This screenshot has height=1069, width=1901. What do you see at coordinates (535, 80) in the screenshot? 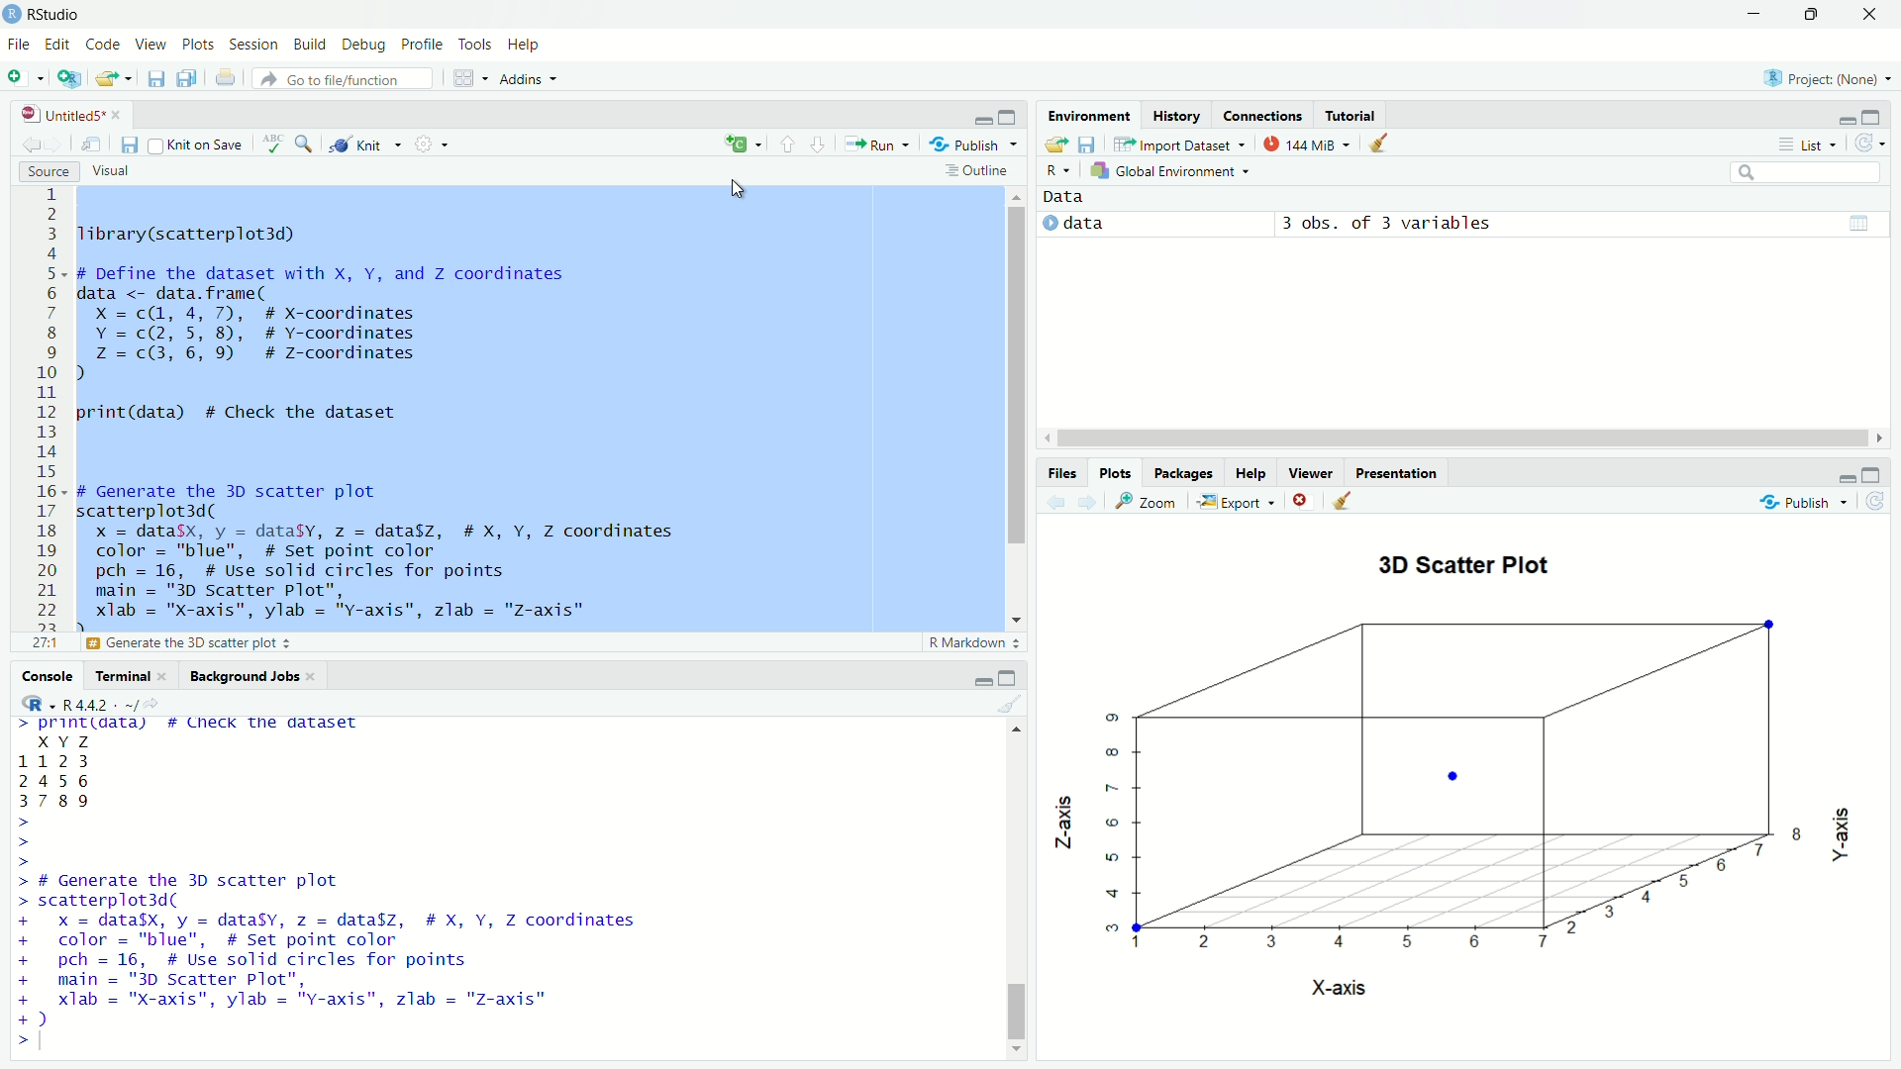
I see `addins` at bounding box center [535, 80].